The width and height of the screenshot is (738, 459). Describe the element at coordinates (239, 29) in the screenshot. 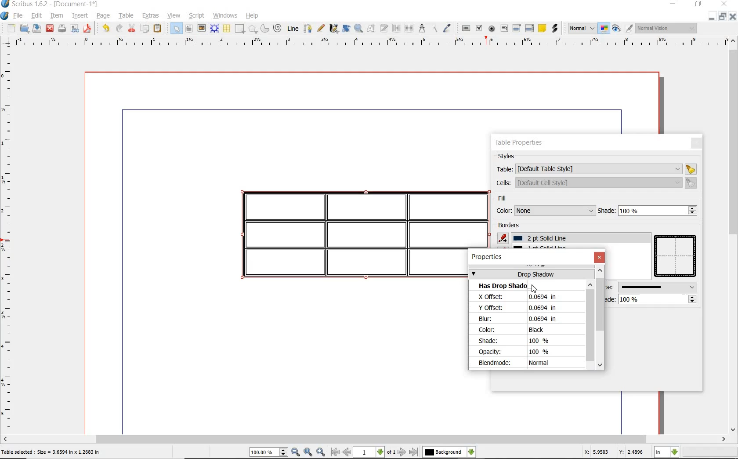

I see `shape` at that location.